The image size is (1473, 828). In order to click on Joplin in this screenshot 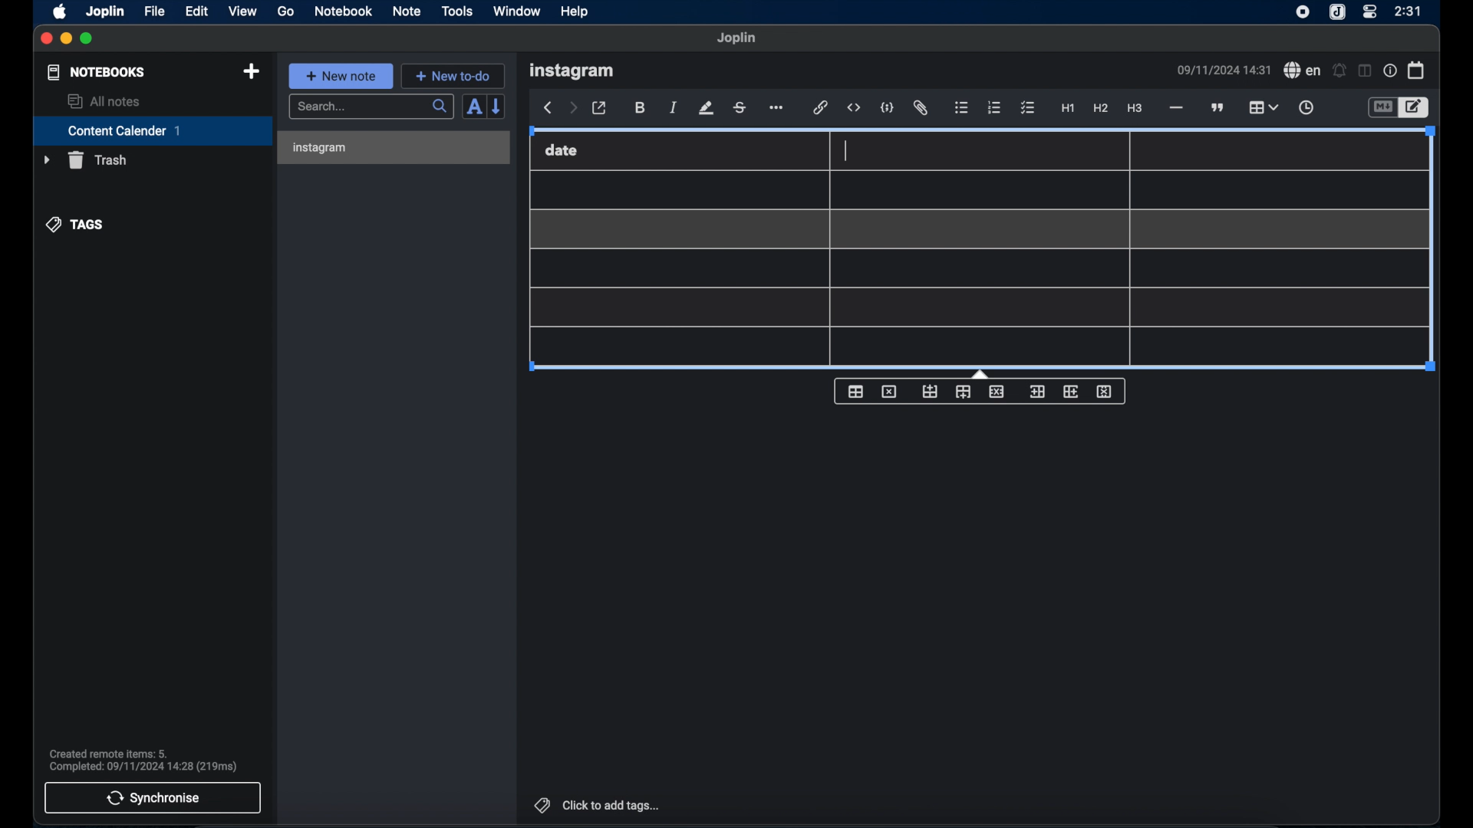, I will do `click(737, 38)`.